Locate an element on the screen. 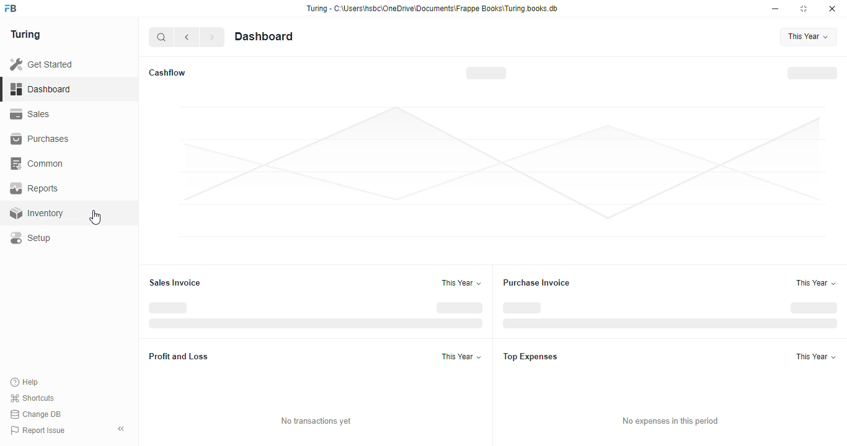 This screenshot has width=847, height=446. no expenses in this period is located at coordinates (671, 421).